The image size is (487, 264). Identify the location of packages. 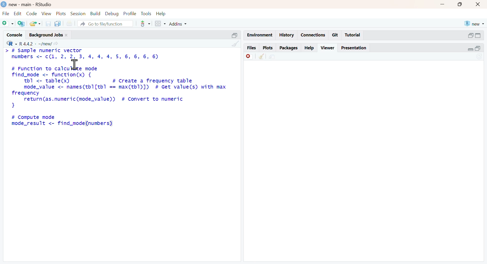
(289, 49).